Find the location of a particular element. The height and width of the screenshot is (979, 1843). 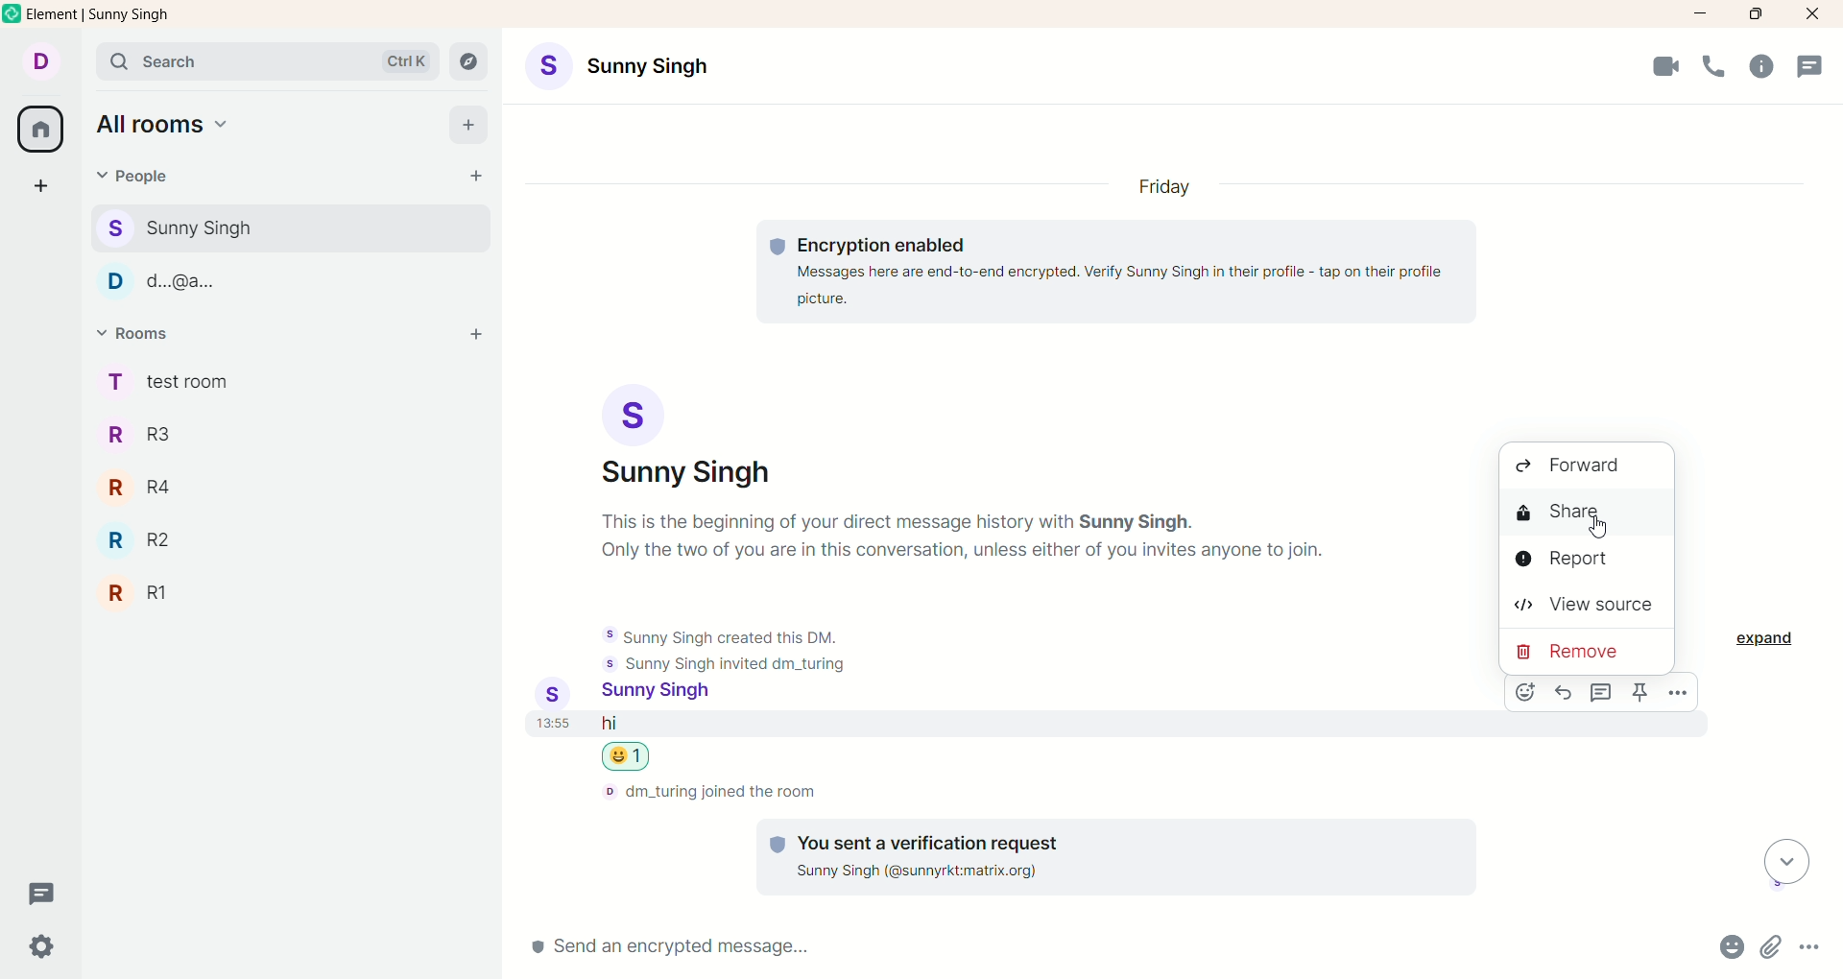

emojis is located at coordinates (1723, 950).